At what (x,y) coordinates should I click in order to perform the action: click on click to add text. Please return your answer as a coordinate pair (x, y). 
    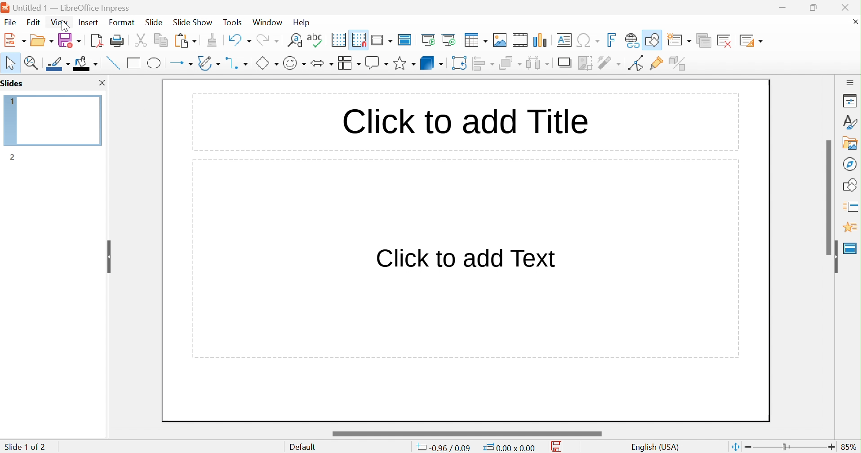
    Looking at the image, I should click on (466, 257).